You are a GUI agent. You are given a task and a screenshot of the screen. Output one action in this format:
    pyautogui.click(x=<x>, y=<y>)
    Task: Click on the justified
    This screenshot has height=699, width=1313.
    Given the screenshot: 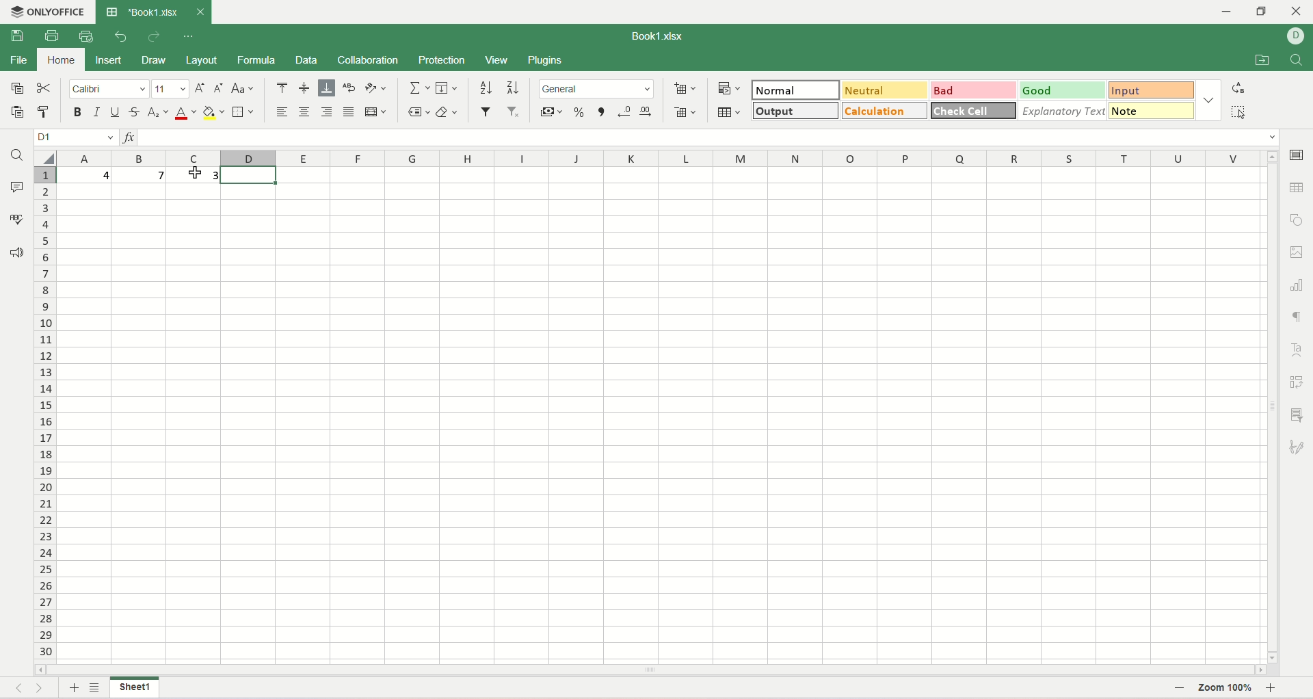 What is the action you would take?
    pyautogui.click(x=349, y=112)
    